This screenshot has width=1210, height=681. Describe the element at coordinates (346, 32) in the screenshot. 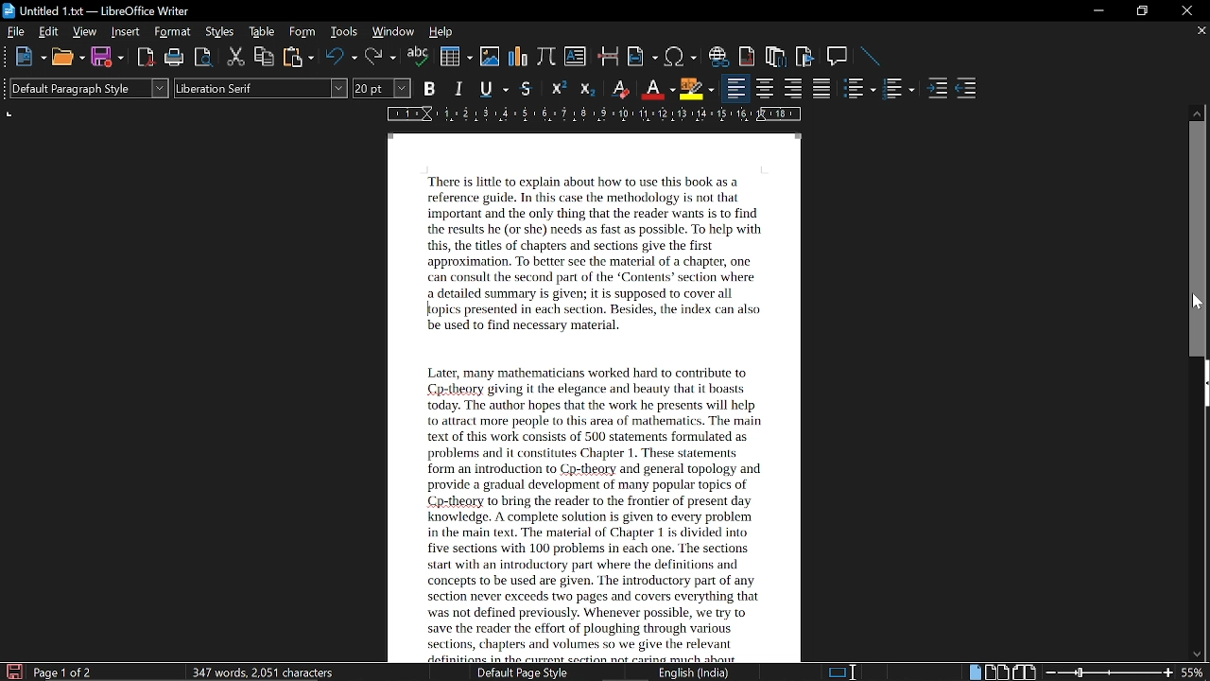

I see `tools` at that location.